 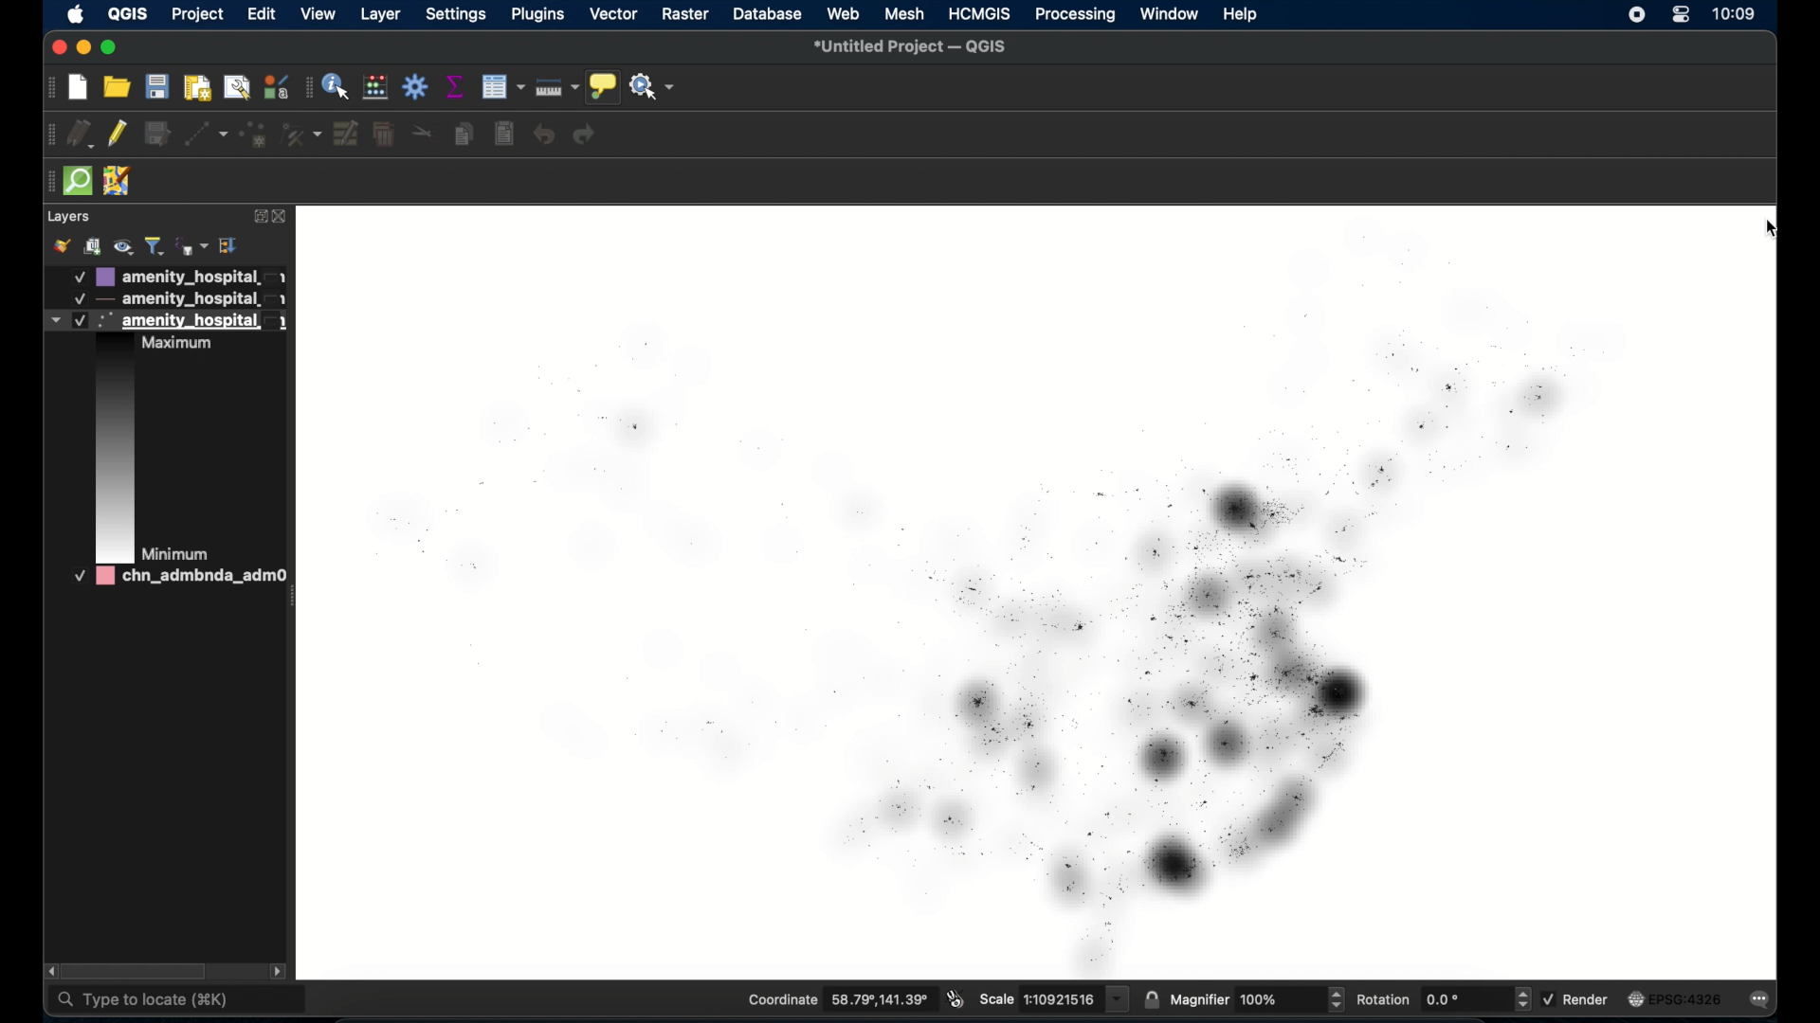 I want to click on type to locate, so click(x=178, y=999).